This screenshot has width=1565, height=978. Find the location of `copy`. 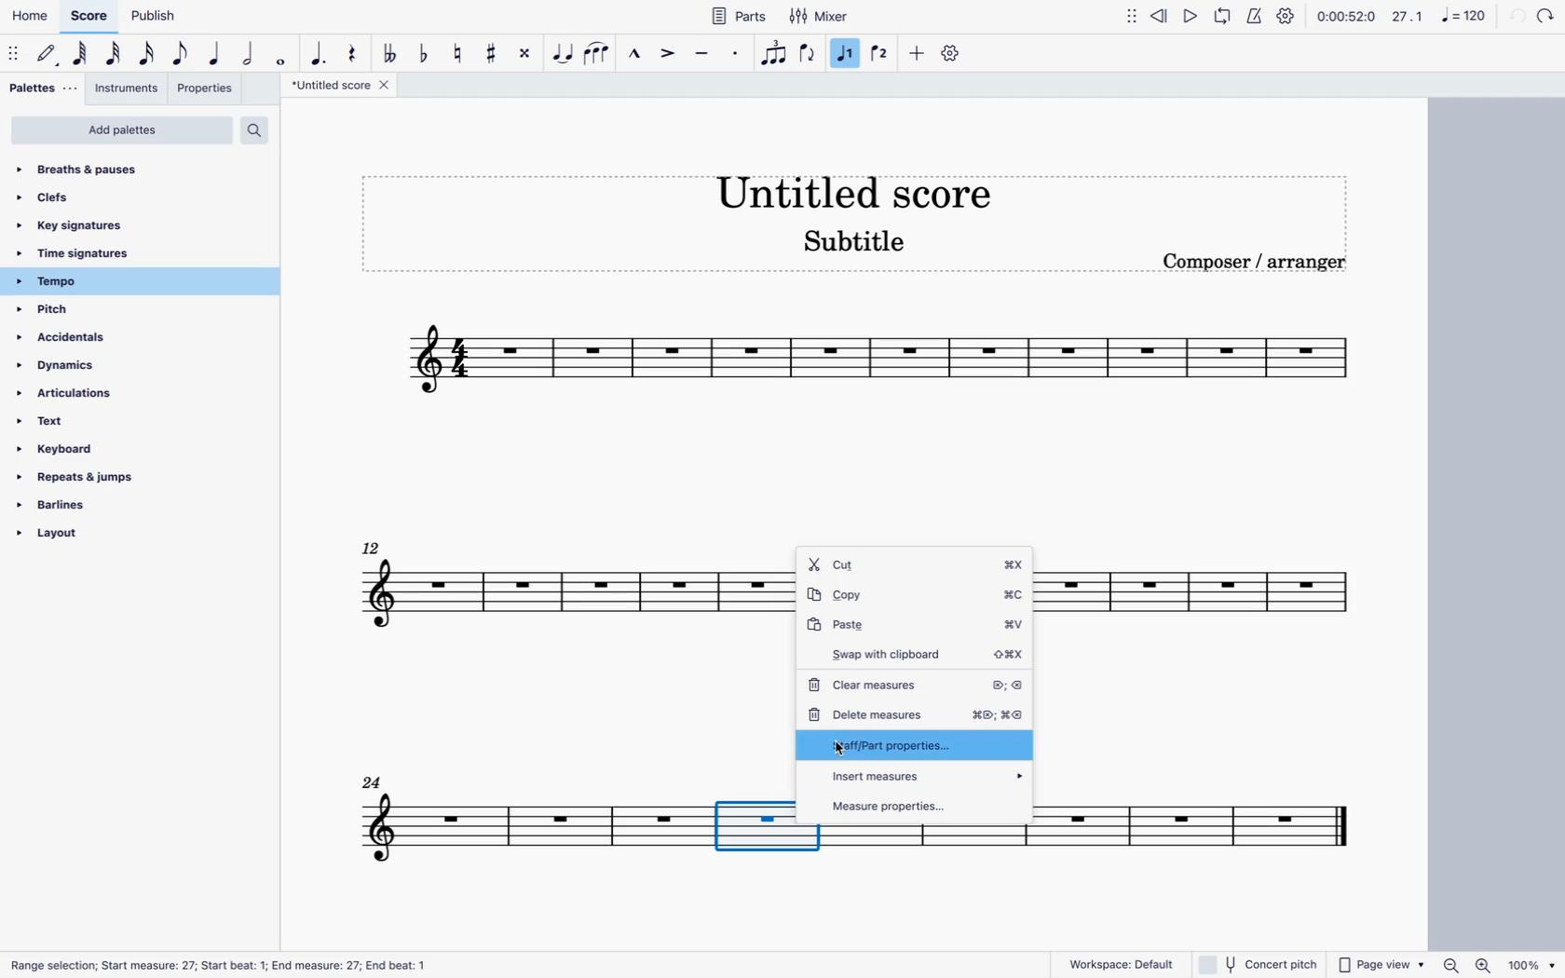

copy is located at coordinates (918, 594).